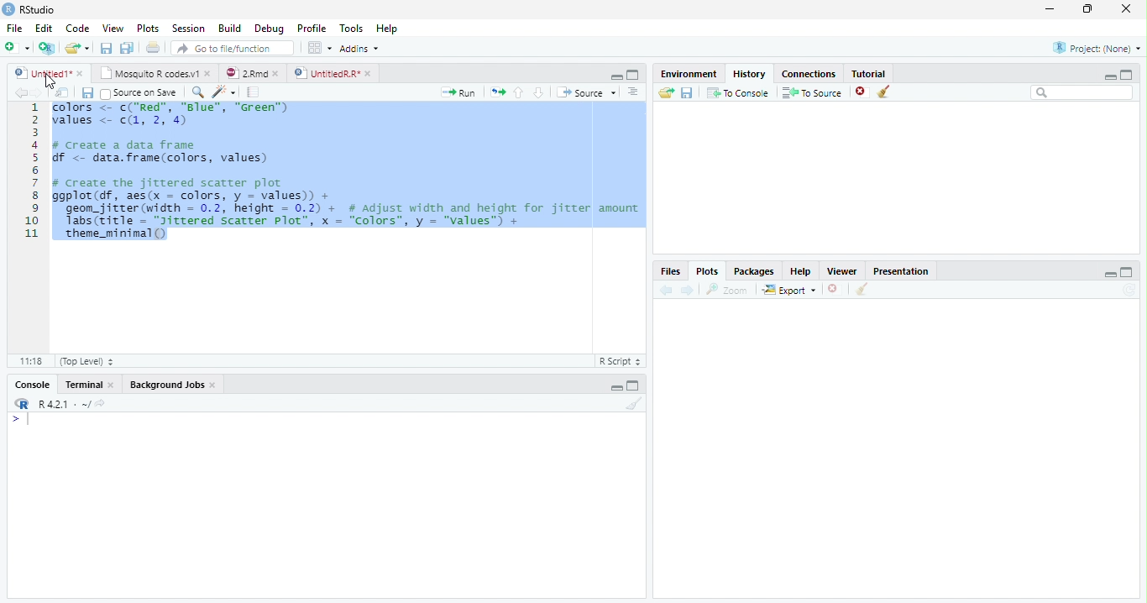  What do you see at coordinates (320, 49) in the screenshot?
I see `Workspace panes` at bounding box center [320, 49].